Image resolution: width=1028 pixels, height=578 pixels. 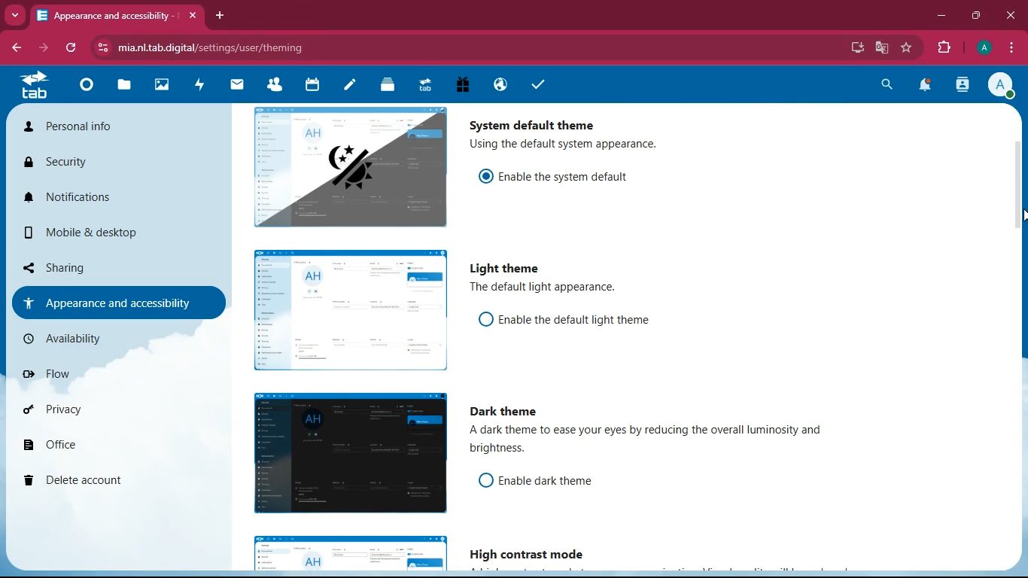 What do you see at coordinates (582, 321) in the screenshot?
I see `enable` at bounding box center [582, 321].